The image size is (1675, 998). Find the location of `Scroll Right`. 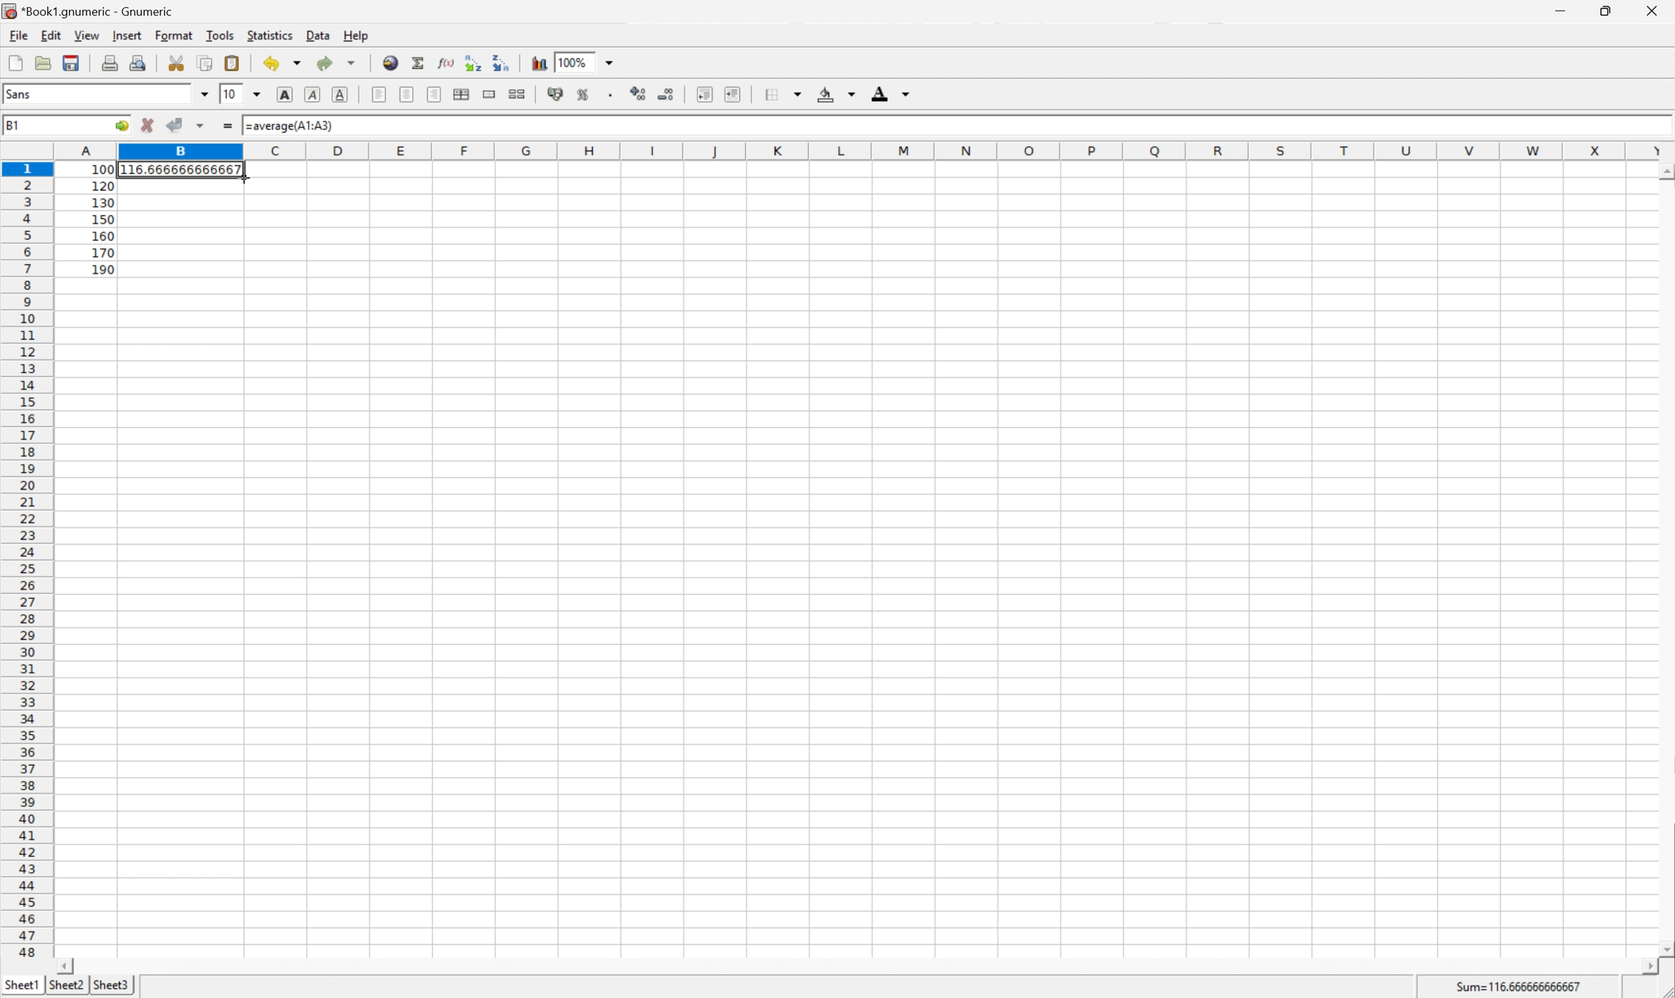

Scroll Right is located at coordinates (1643, 964).